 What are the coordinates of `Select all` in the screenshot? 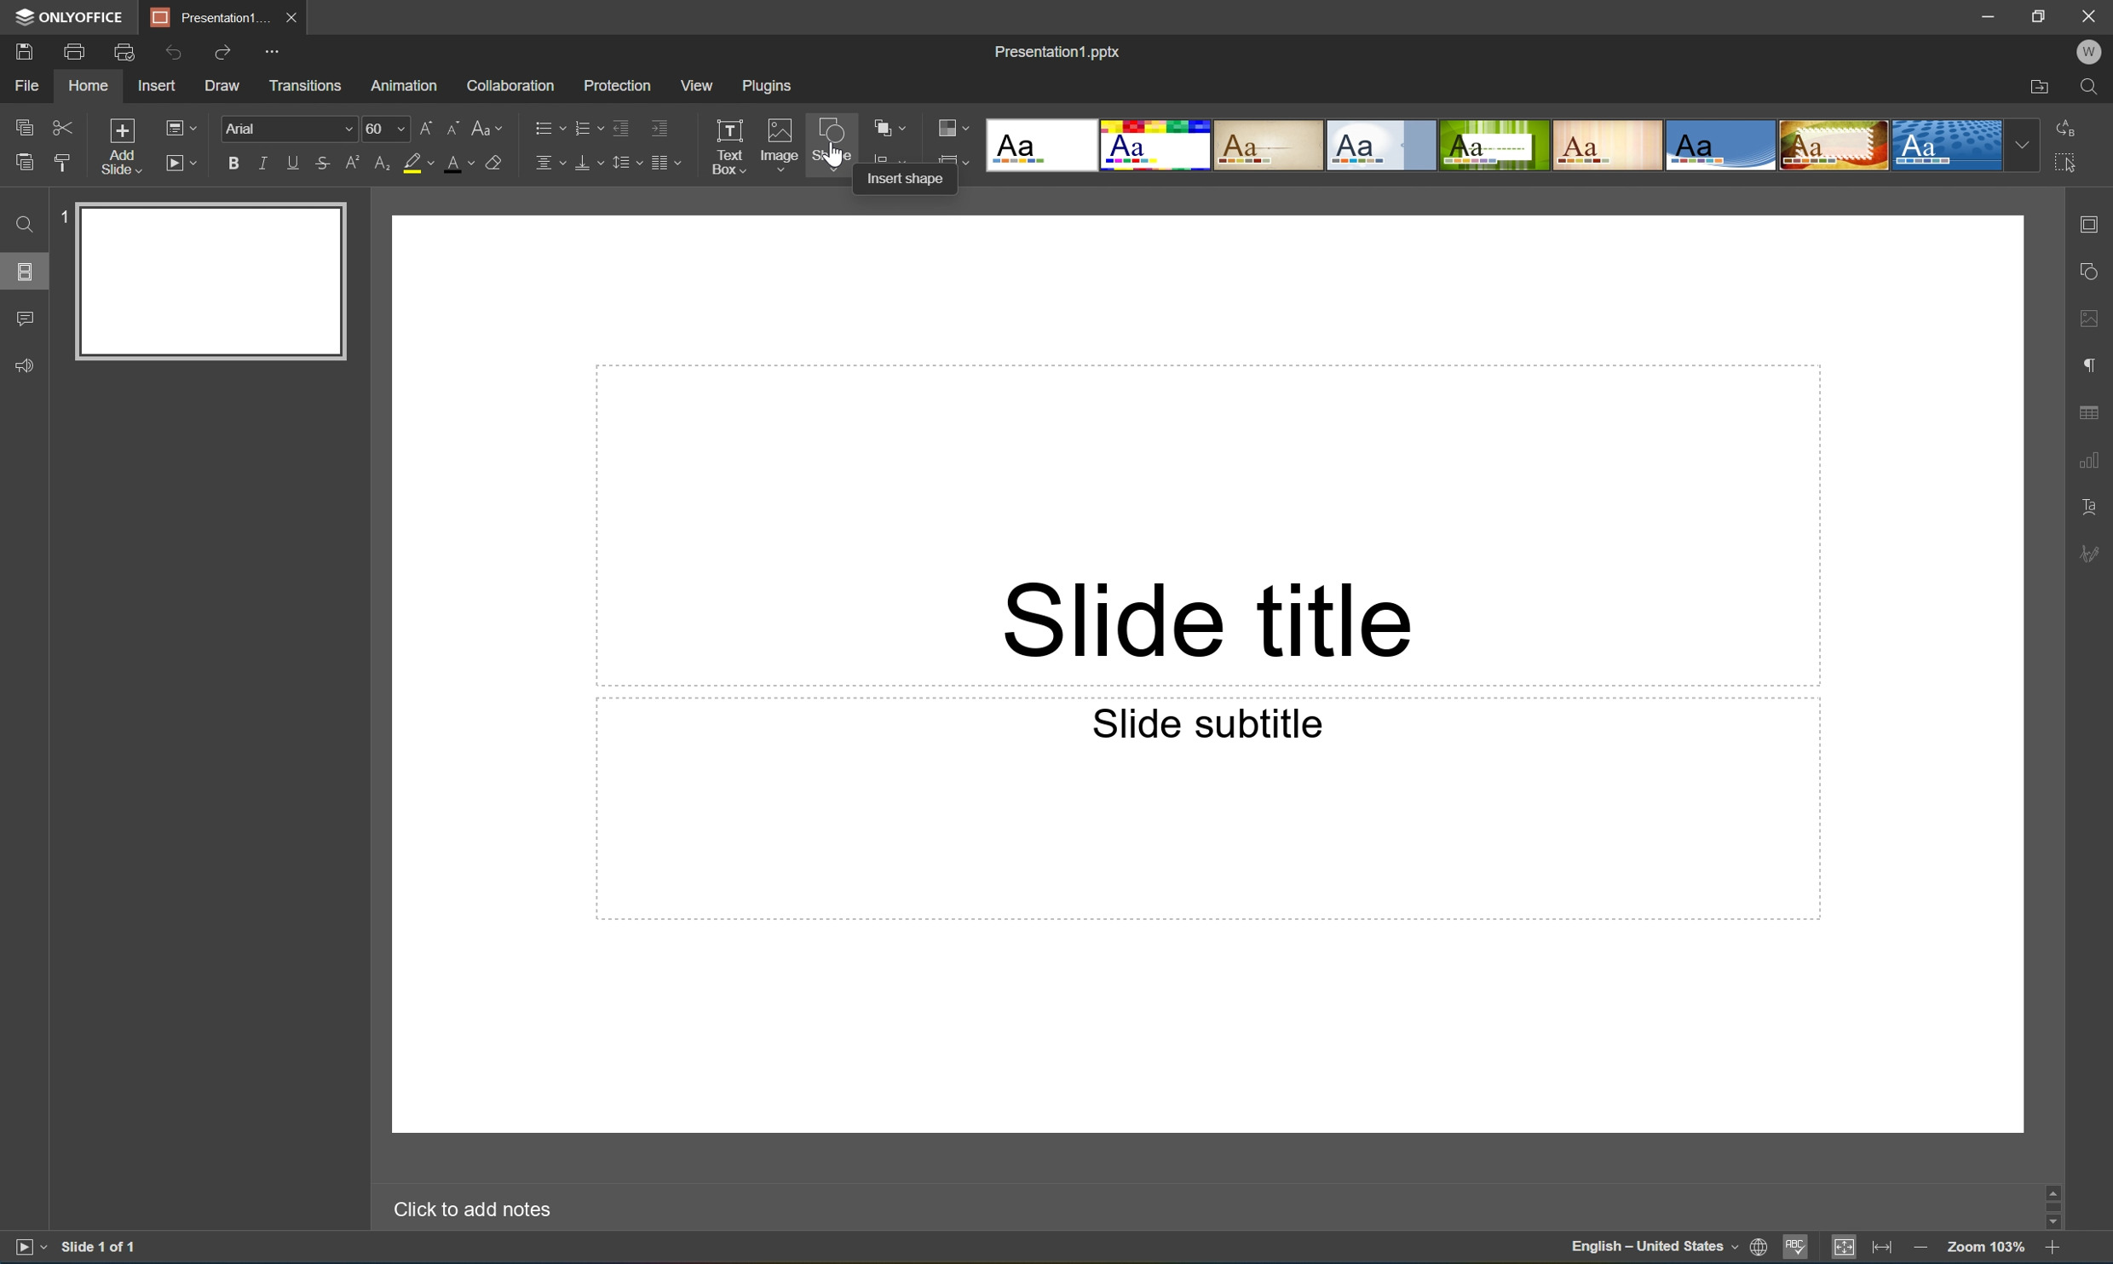 It's located at (2067, 168).